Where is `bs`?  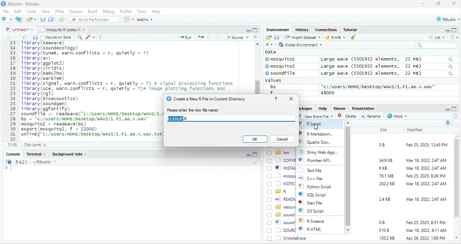
bs is located at coordinates (272, 87).